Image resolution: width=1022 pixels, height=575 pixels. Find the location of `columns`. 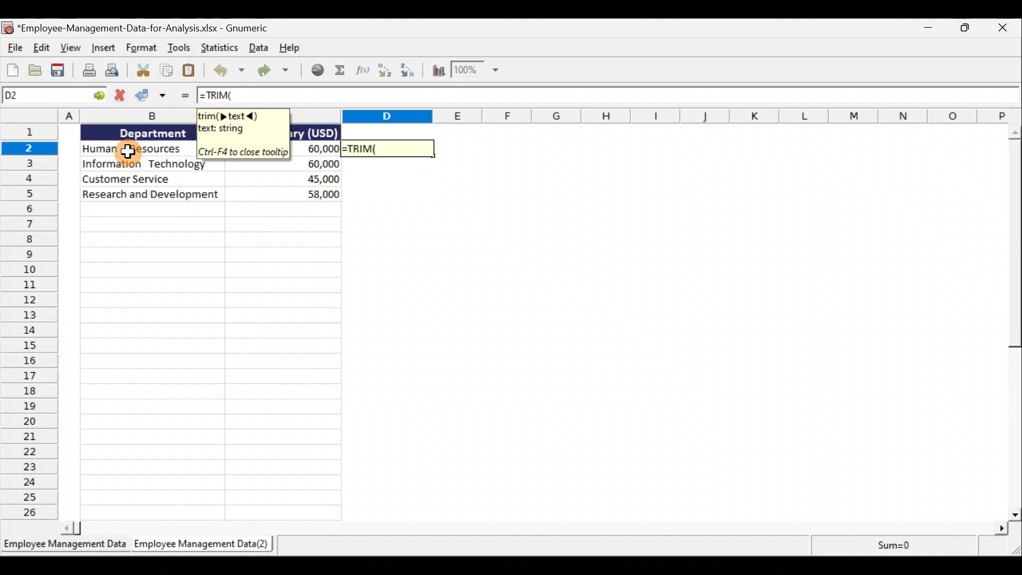

columns is located at coordinates (97, 116).